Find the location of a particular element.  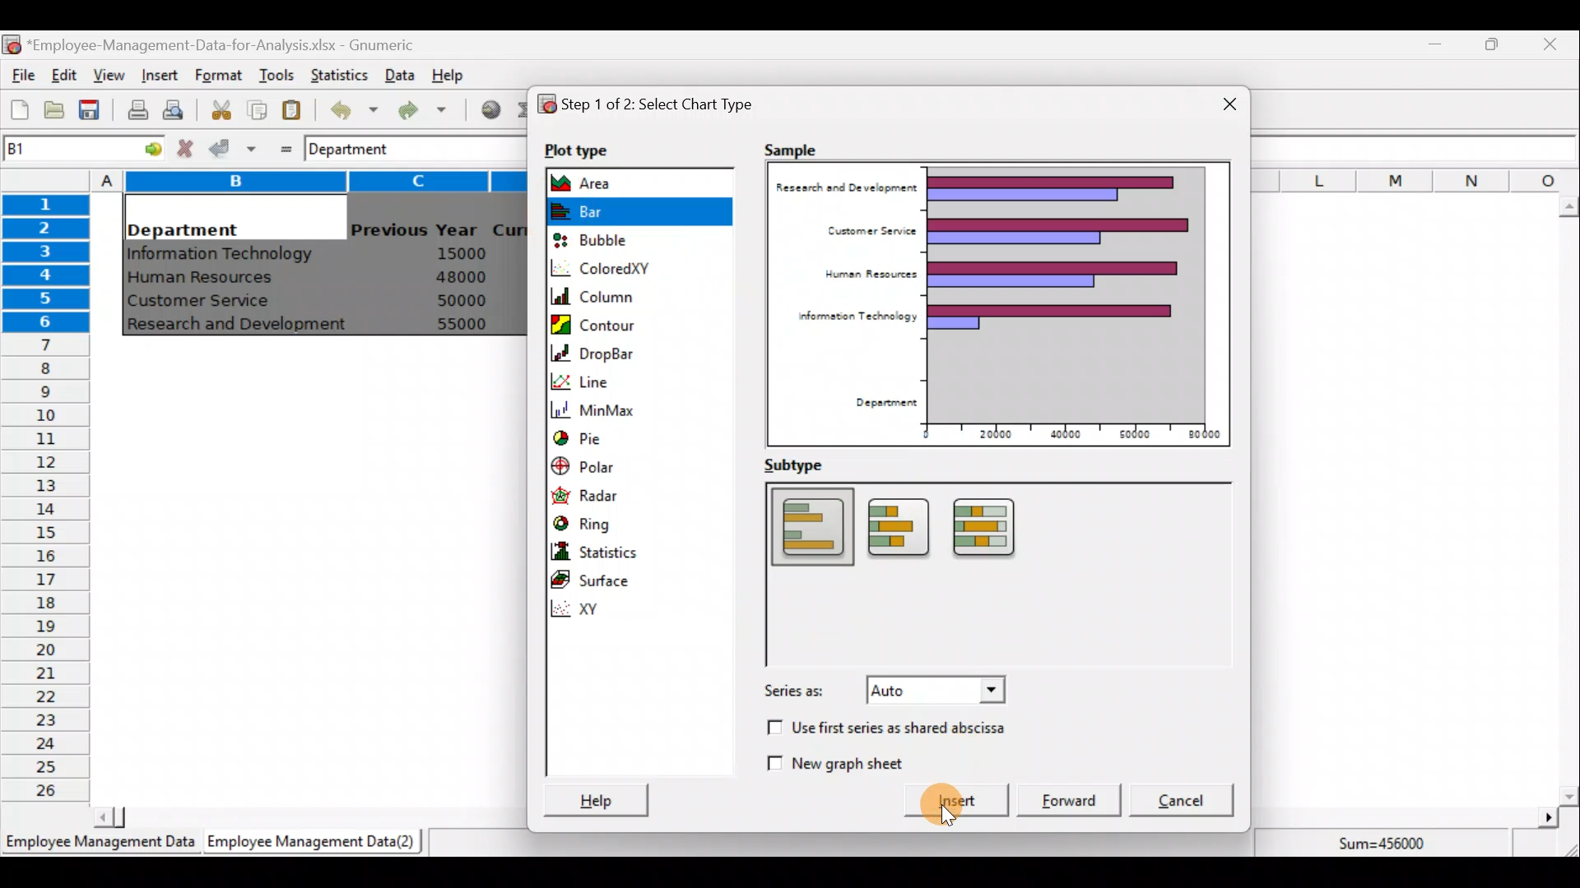

MinMax is located at coordinates (609, 407).